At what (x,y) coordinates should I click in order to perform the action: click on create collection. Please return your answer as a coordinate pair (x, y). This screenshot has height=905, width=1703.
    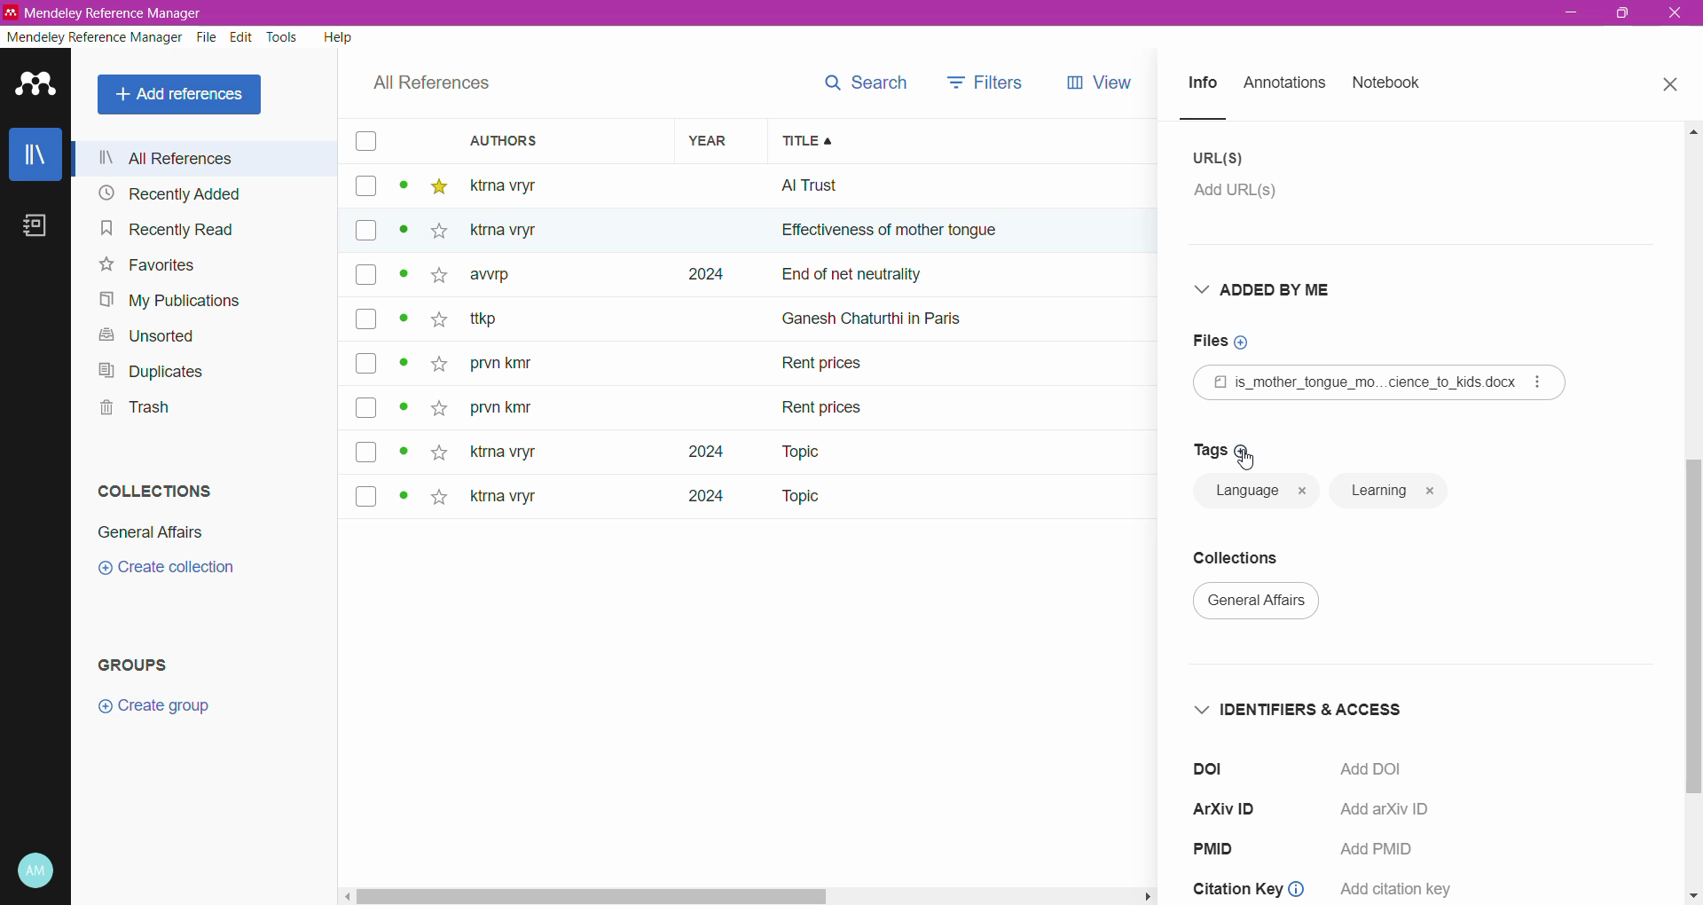
    Looking at the image, I should click on (179, 573).